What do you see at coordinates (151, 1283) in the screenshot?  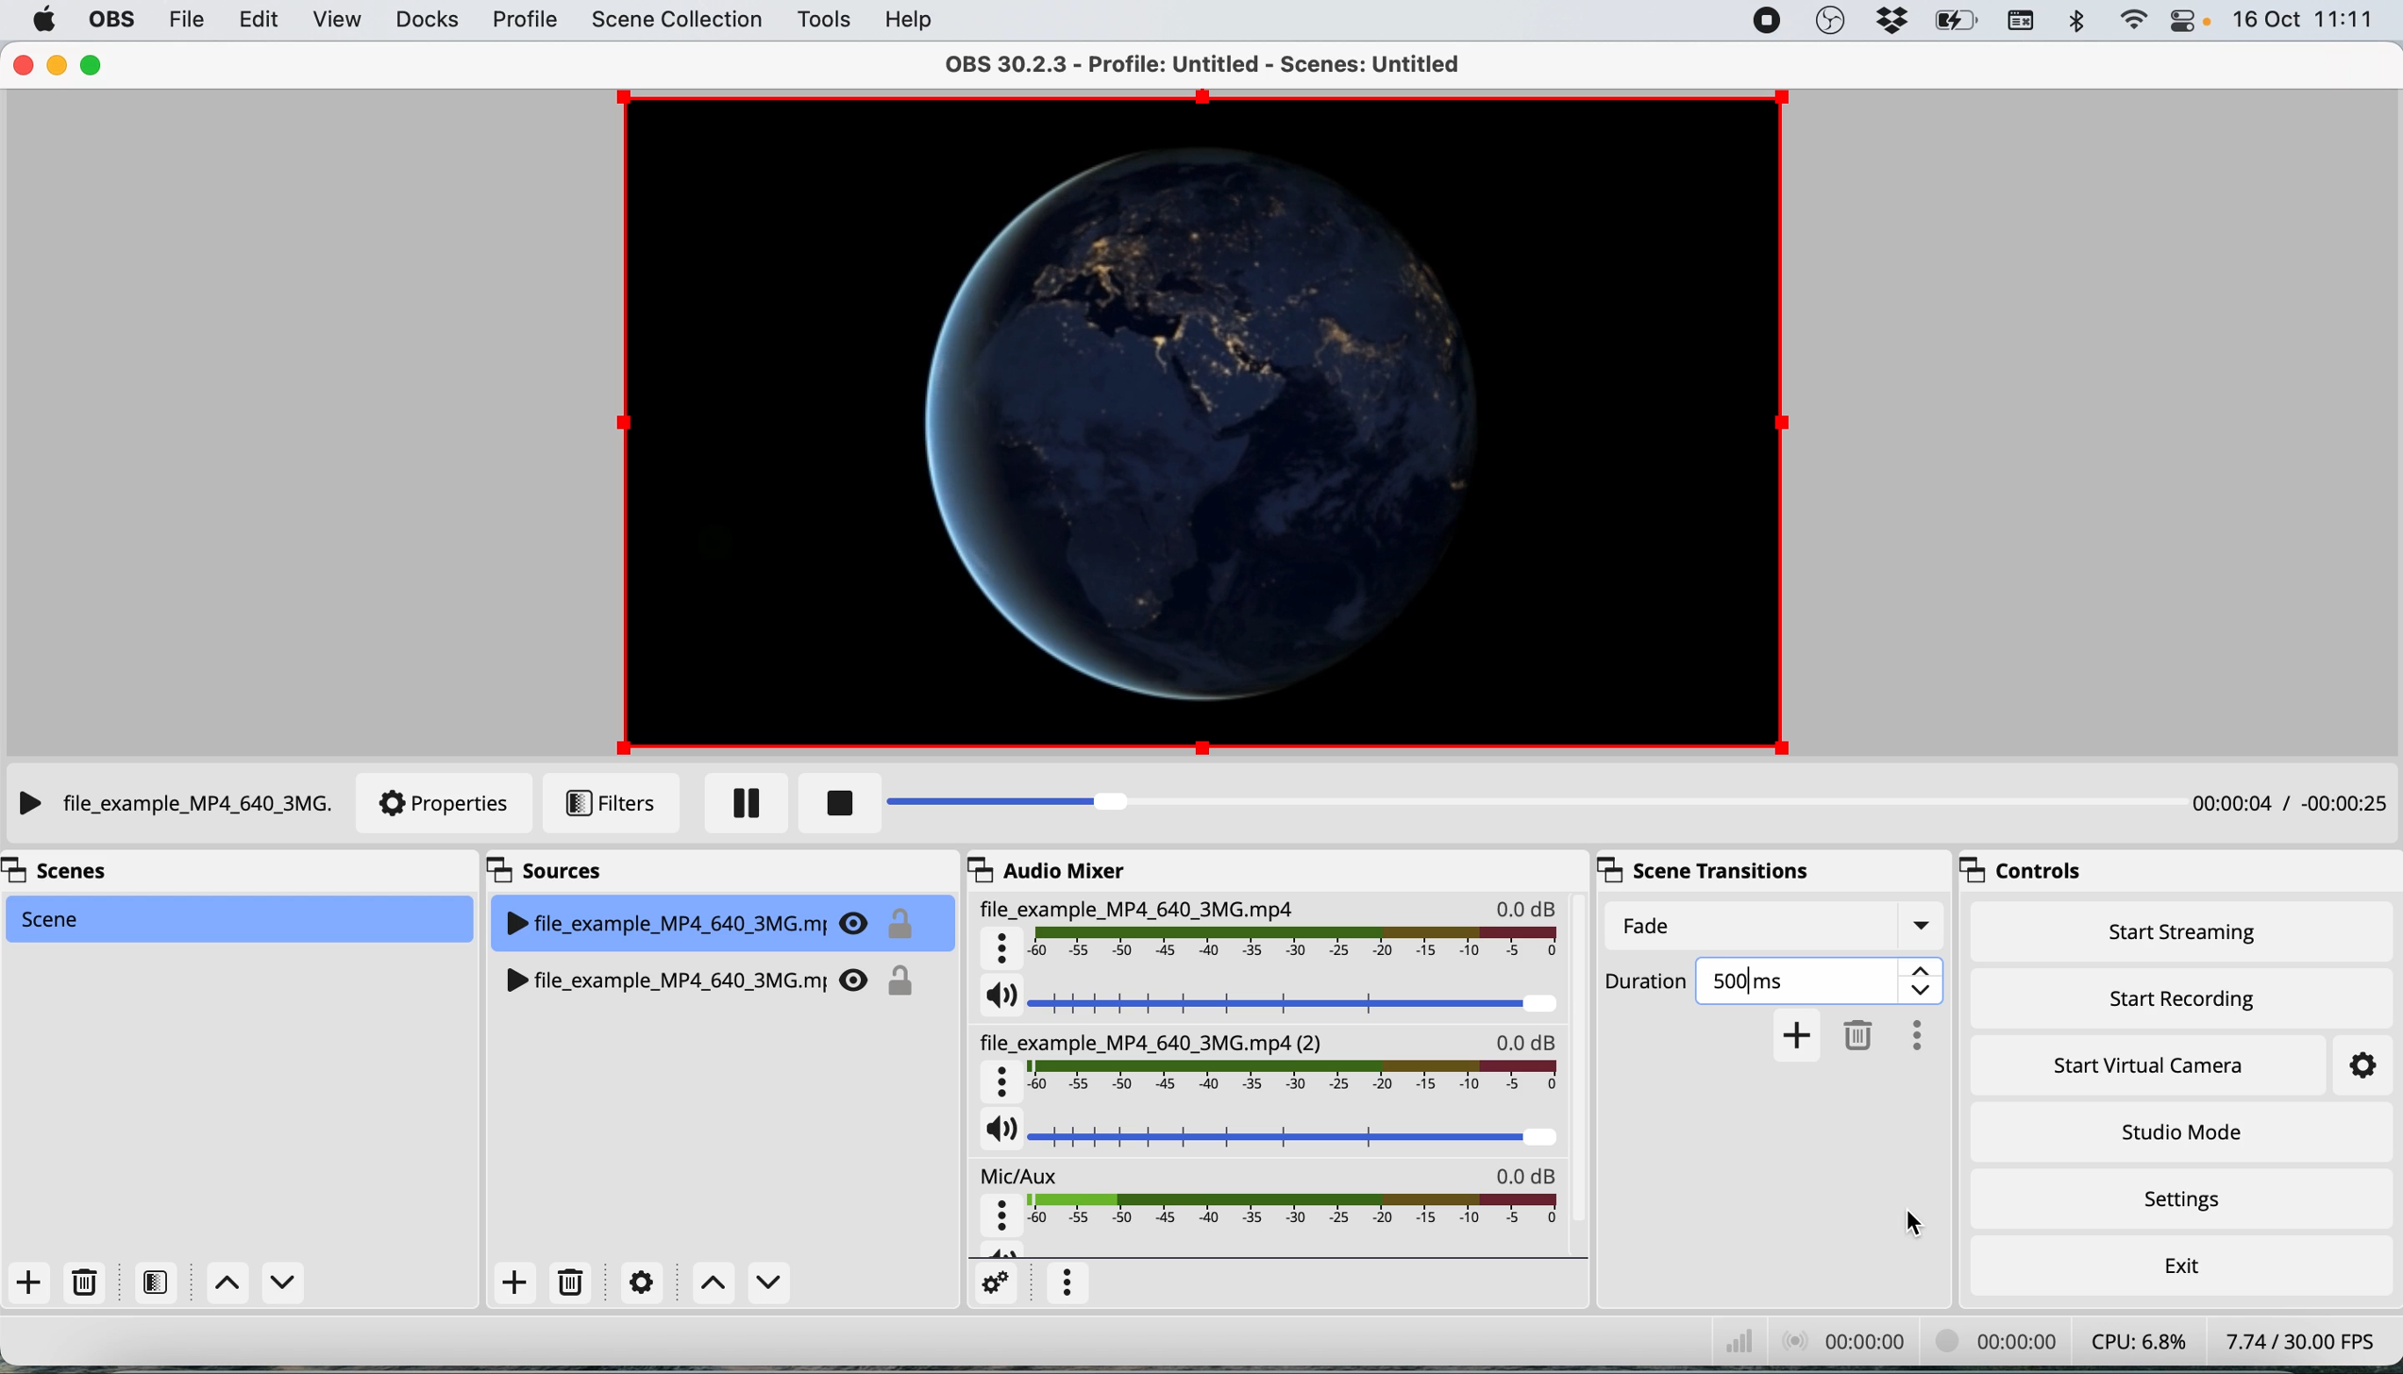 I see `filters` at bounding box center [151, 1283].